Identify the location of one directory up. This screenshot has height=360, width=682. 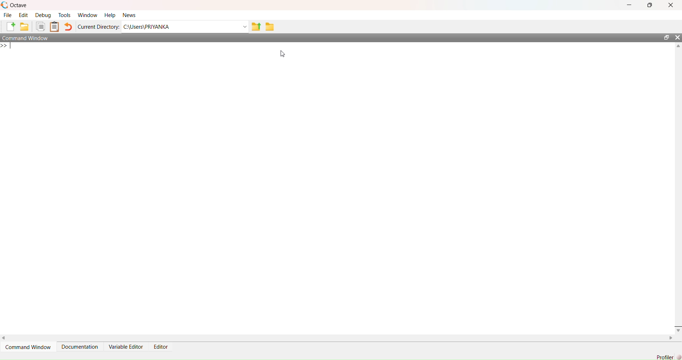
(257, 26).